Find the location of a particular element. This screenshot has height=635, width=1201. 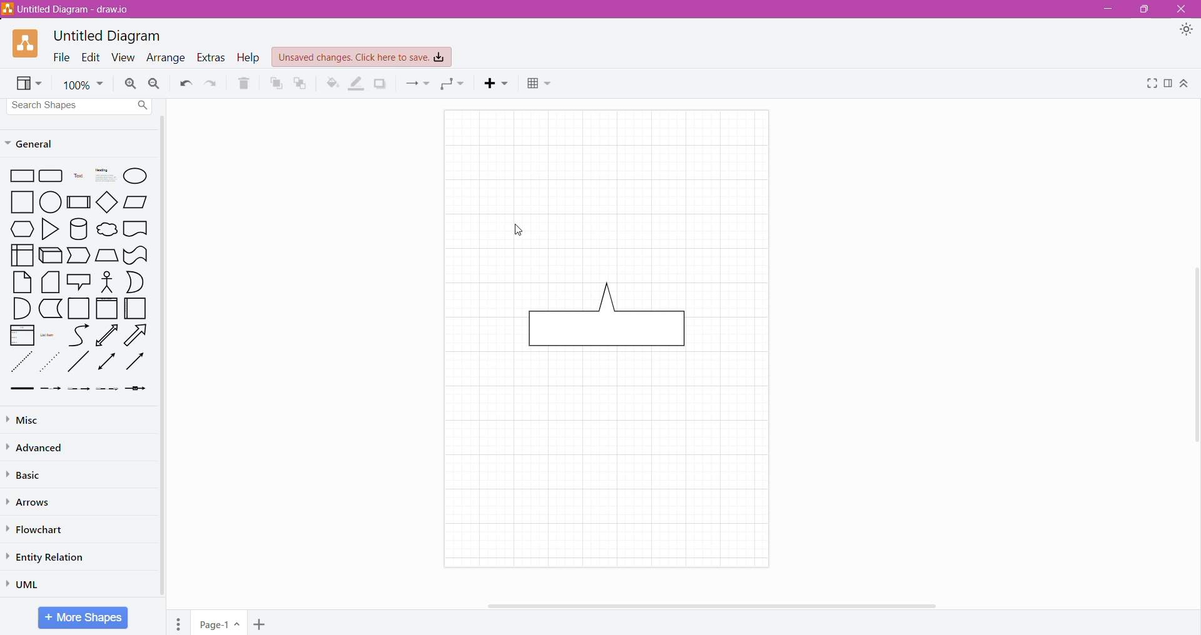

Ellipse is located at coordinates (136, 176).